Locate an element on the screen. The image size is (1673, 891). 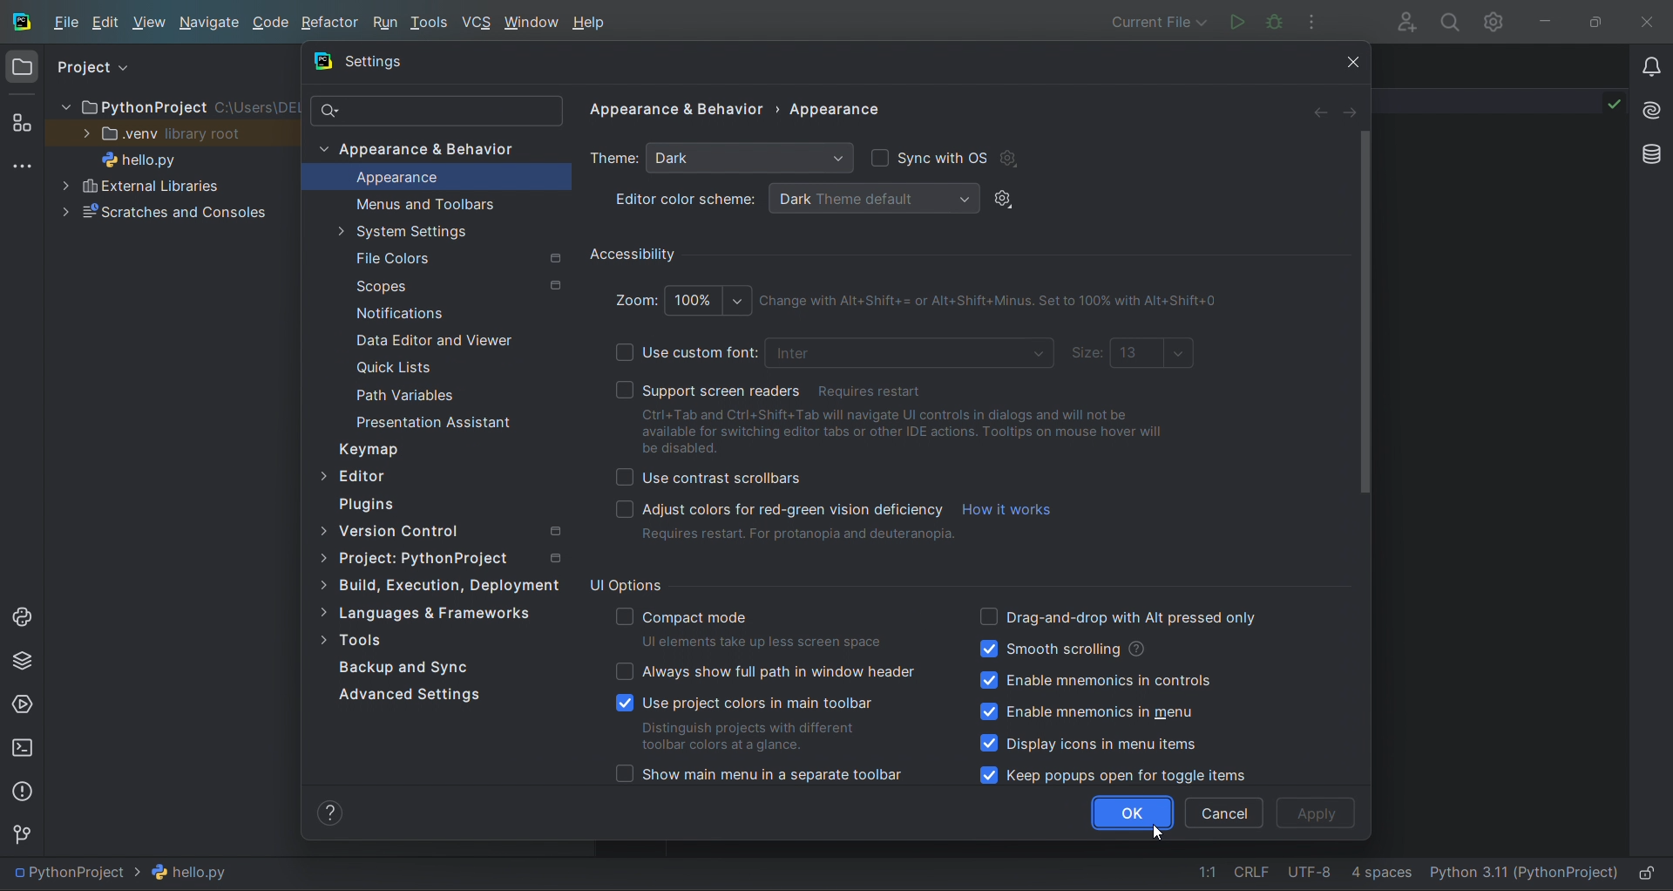
close is located at coordinates (1652, 23).